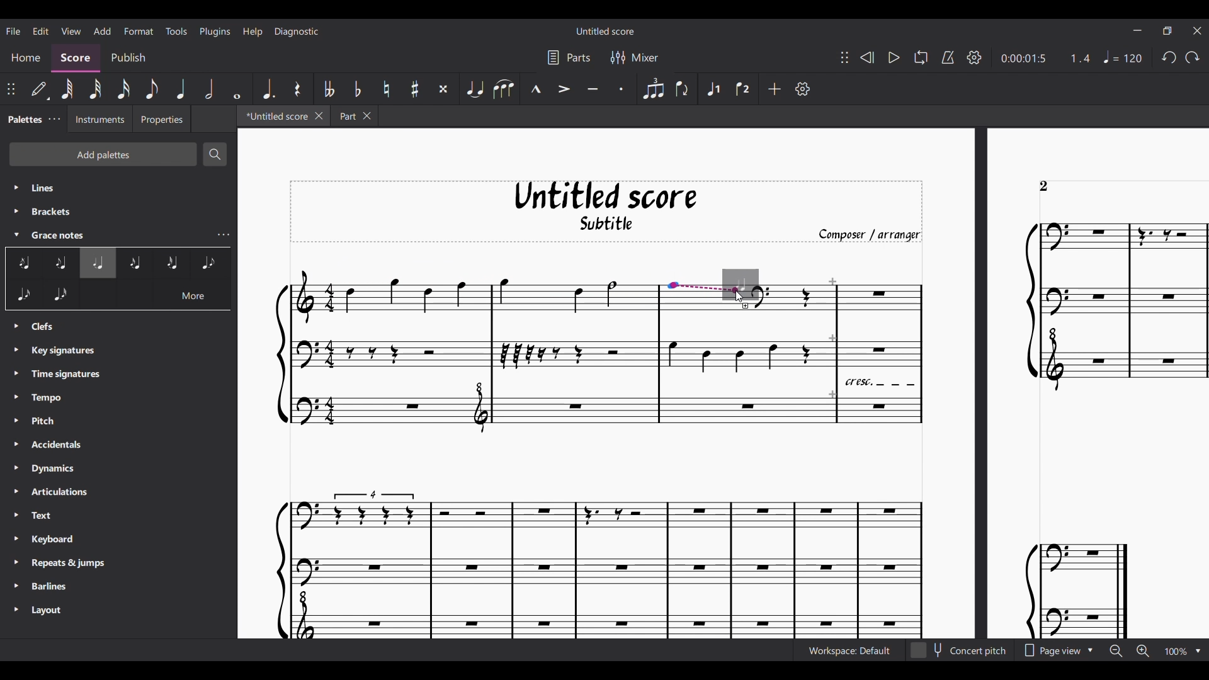 The width and height of the screenshot is (1209, 680). I want to click on Palette list, so click(124, 473).